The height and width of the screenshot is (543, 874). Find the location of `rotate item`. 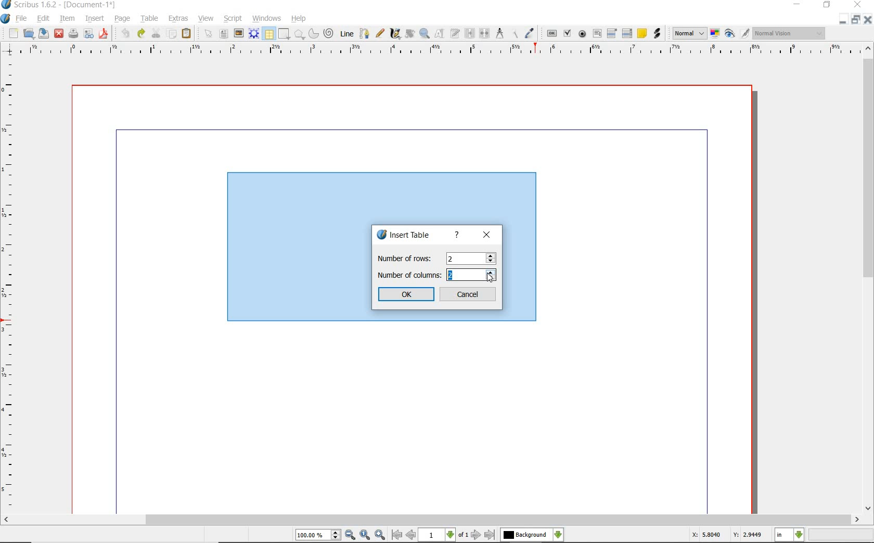

rotate item is located at coordinates (409, 34).